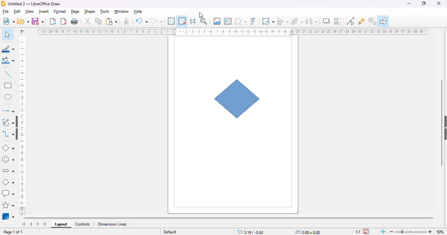 The image size is (447, 235). What do you see at coordinates (17, 11) in the screenshot?
I see `edit` at bounding box center [17, 11].